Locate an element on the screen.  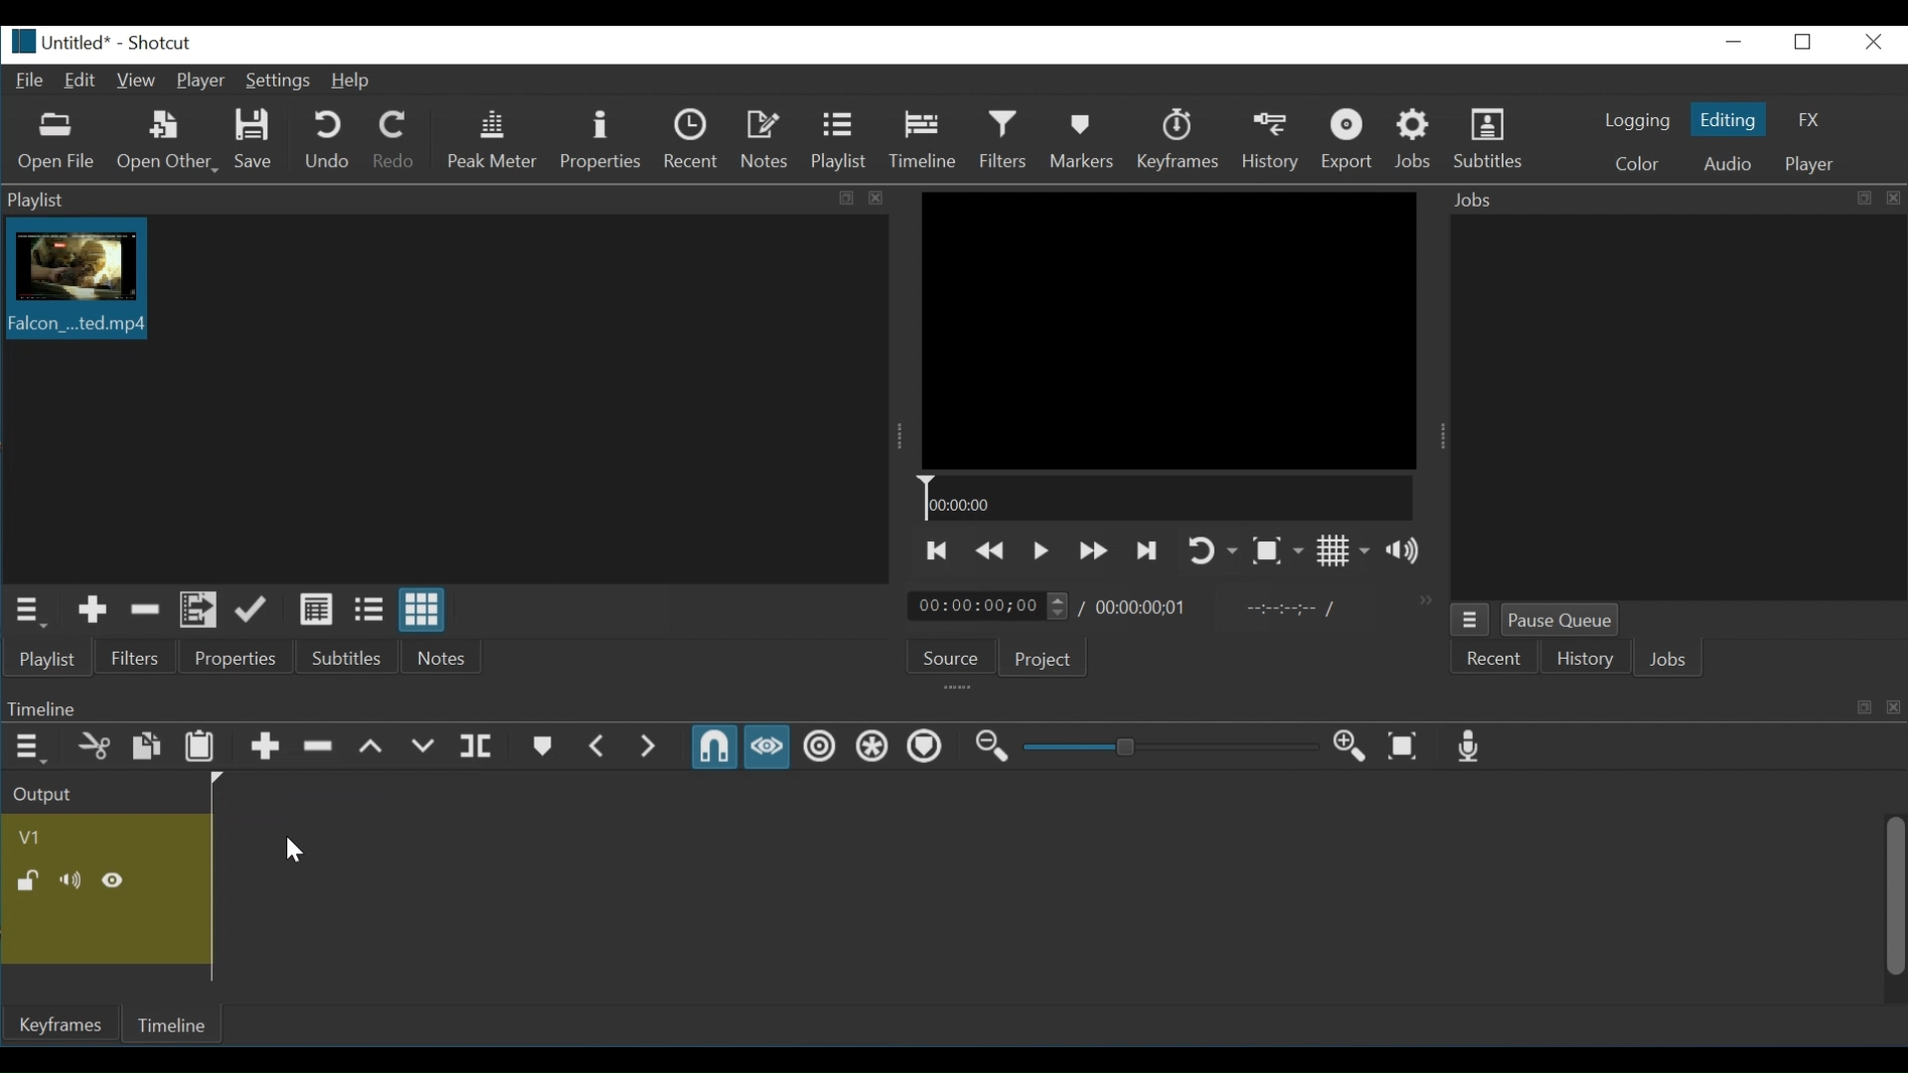
Timeline is located at coordinates (180, 1022).